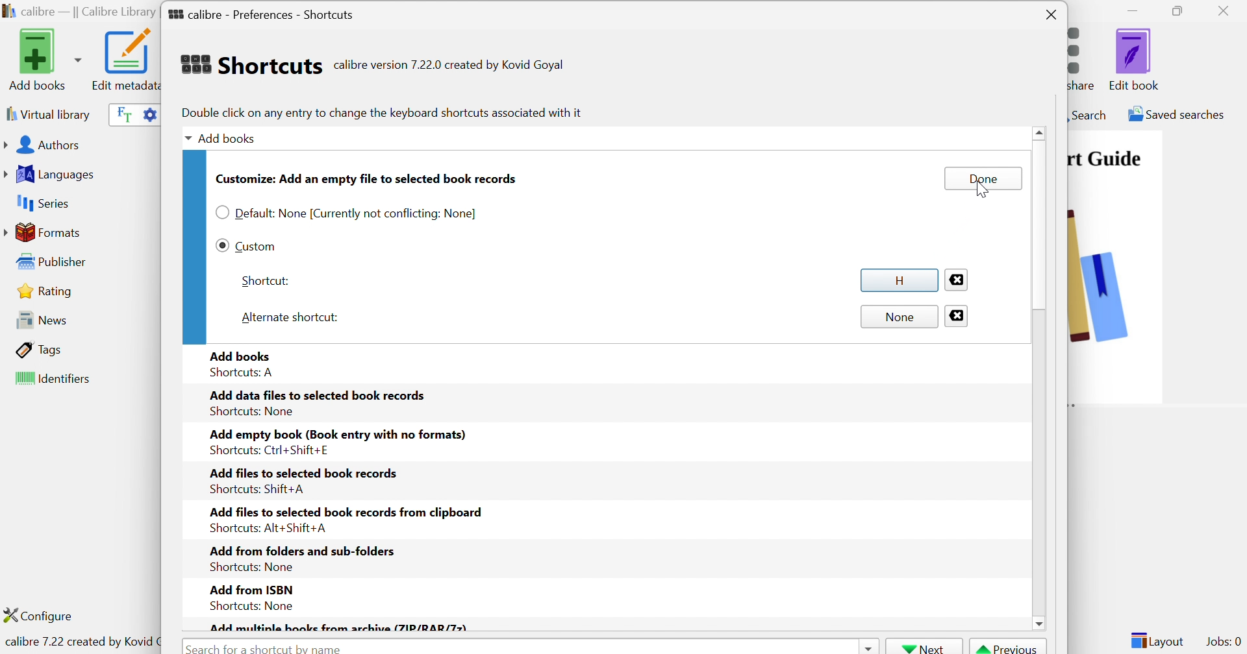 Image resolution: width=1247 pixels, height=654 pixels. I want to click on Custom, so click(256, 245).